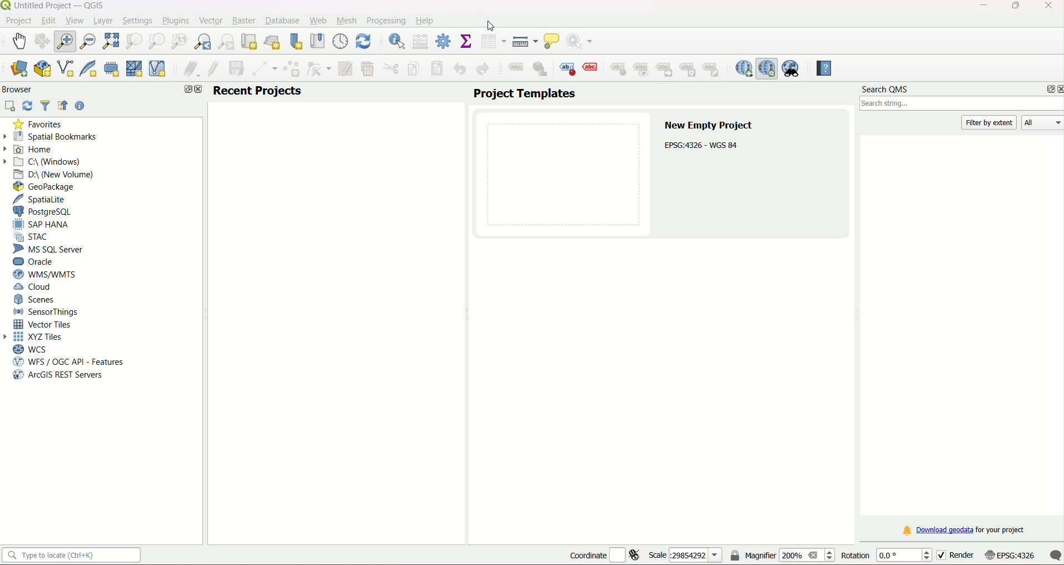  Describe the element at coordinates (885, 556) in the screenshot. I see `rotation` at that location.